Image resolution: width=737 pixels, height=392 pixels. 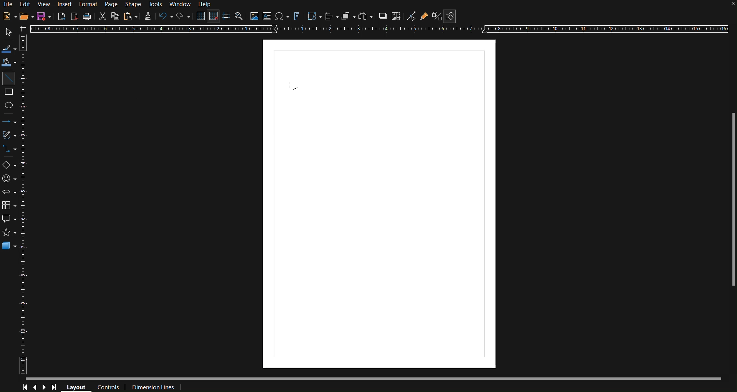 I want to click on Tools, so click(x=156, y=5).